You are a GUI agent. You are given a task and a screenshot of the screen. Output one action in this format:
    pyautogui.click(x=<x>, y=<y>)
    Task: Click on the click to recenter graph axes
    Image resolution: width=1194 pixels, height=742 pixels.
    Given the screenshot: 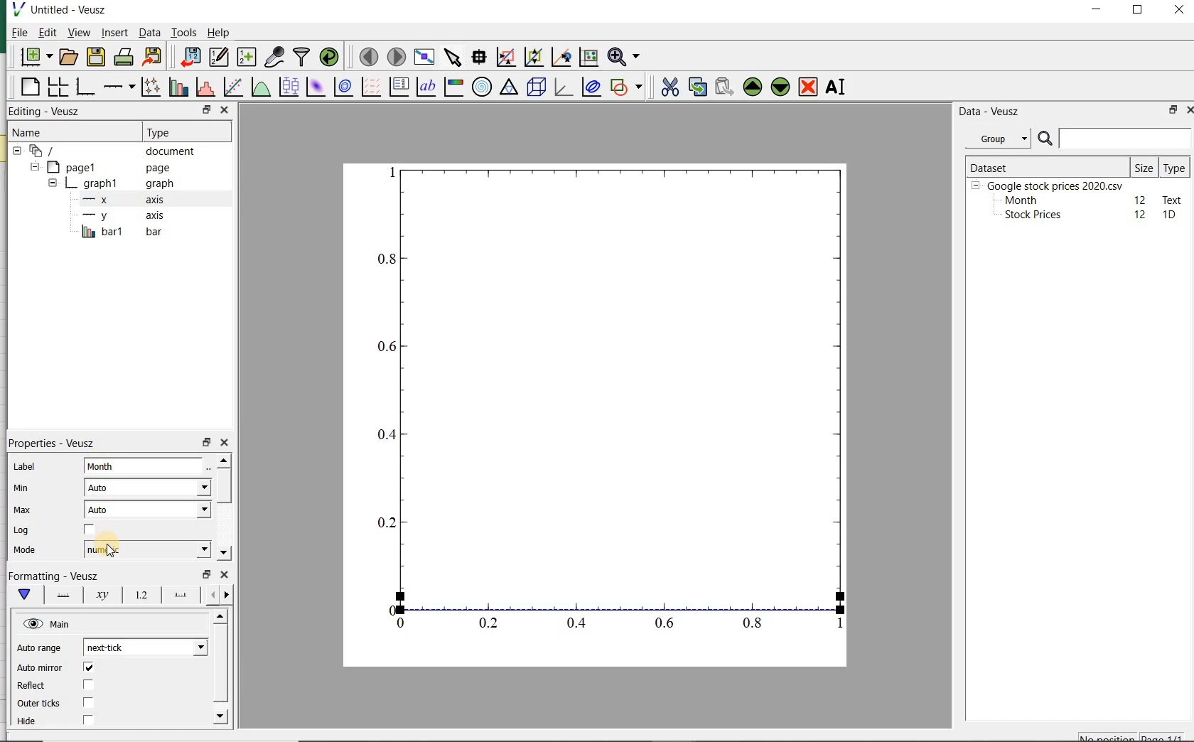 What is the action you would take?
    pyautogui.click(x=559, y=58)
    